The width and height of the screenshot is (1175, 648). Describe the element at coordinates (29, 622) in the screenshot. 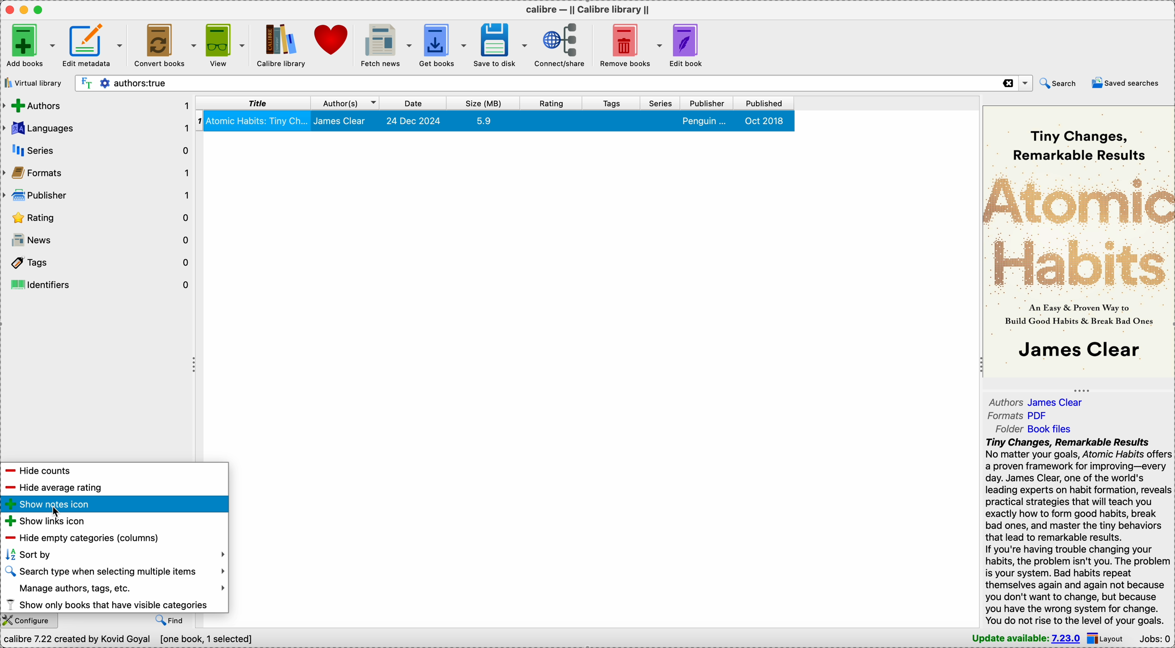

I see `configure` at that location.